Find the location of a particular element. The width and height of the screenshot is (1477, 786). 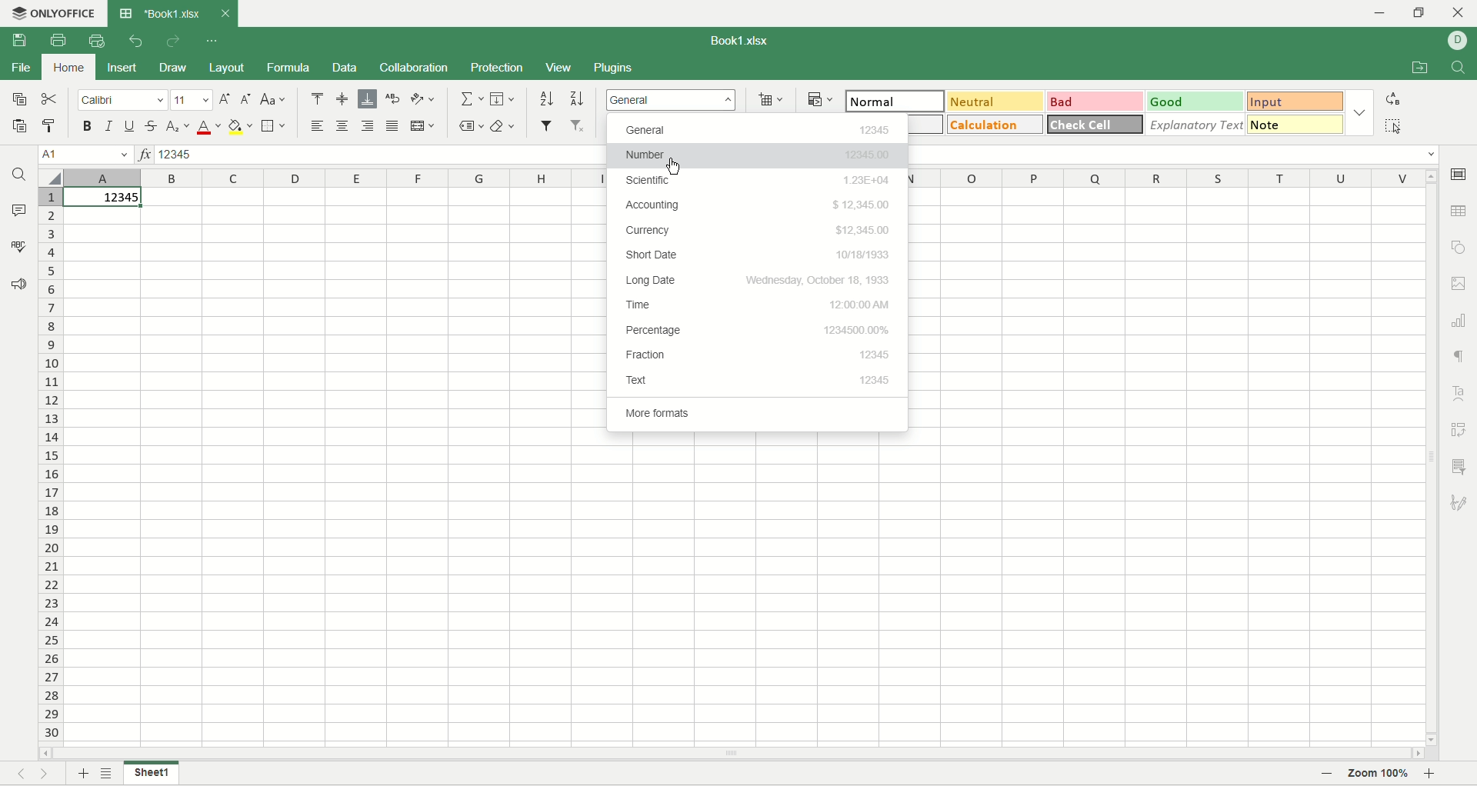

input is located at coordinates (1294, 100).